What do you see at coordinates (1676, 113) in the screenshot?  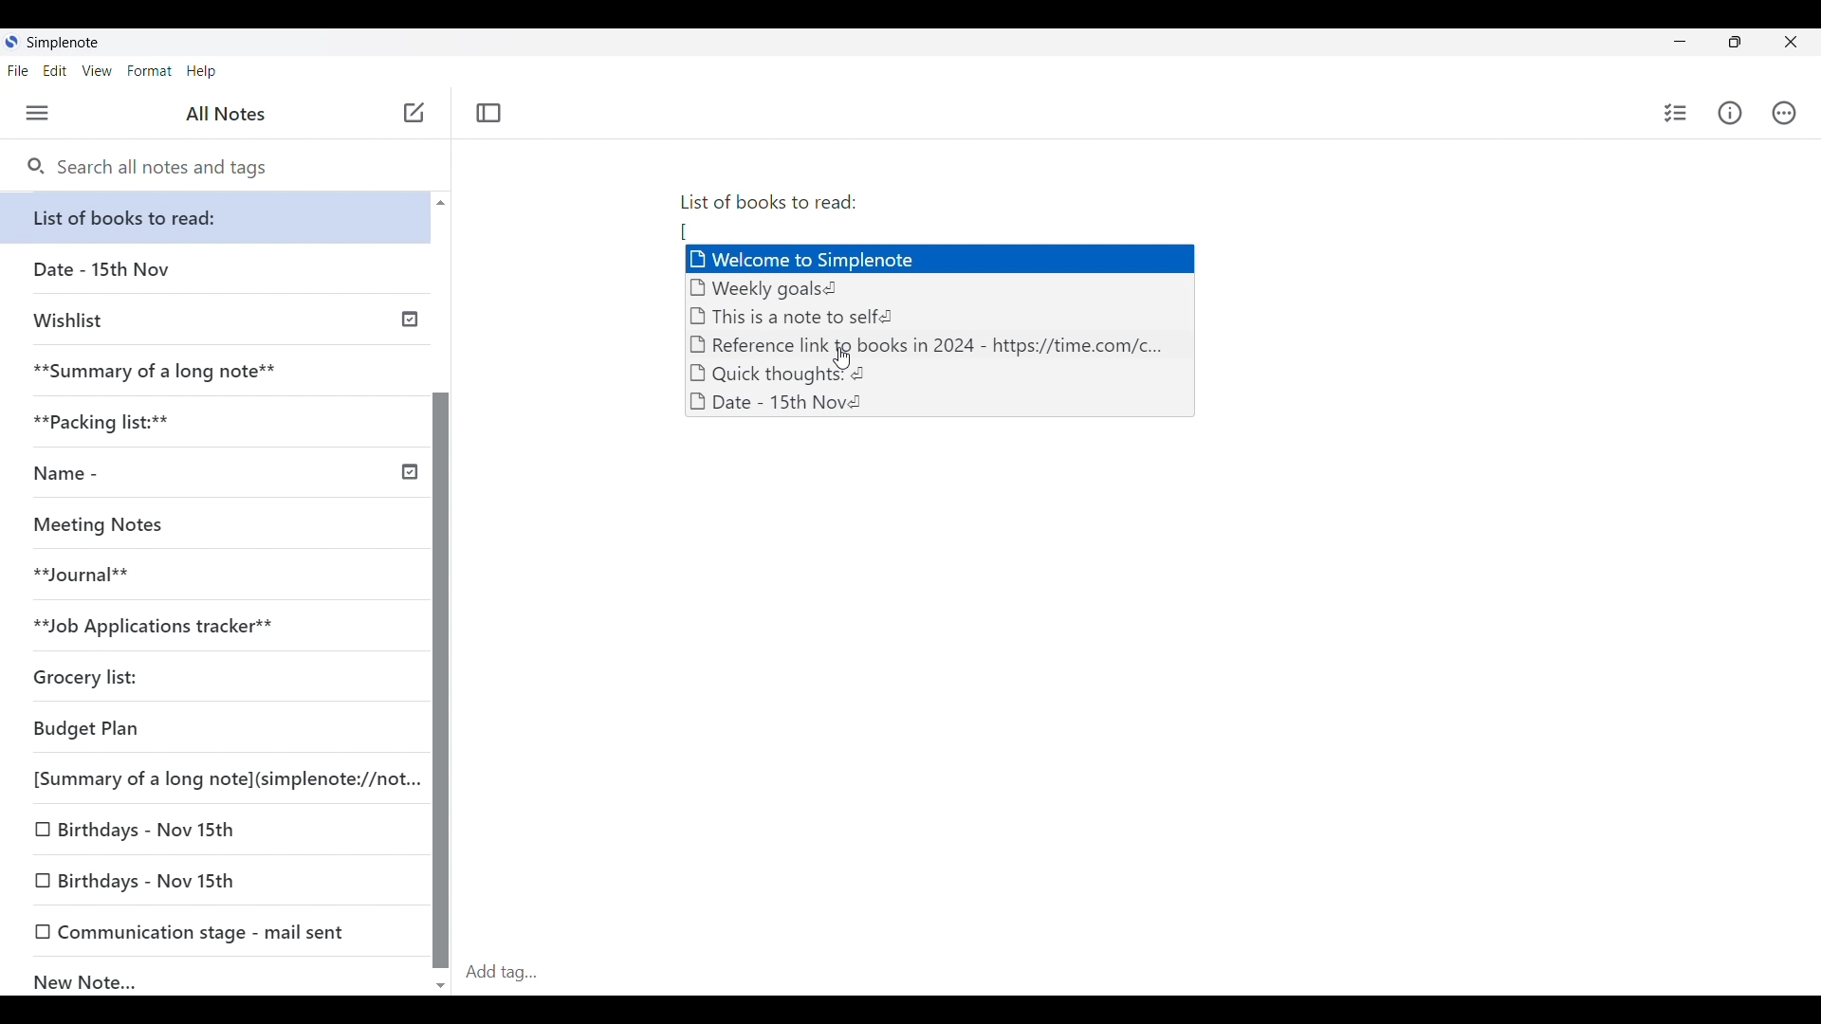 I see `Insert checklist` at bounding box center [1676, 113].